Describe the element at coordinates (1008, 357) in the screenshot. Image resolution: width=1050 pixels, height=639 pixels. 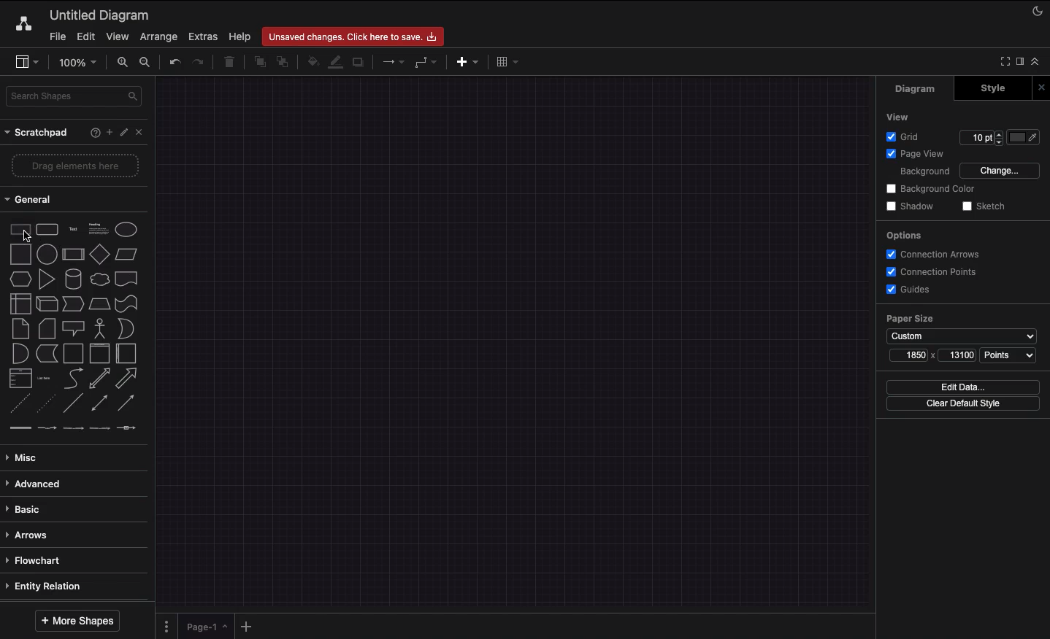
I see `Points` at that location.